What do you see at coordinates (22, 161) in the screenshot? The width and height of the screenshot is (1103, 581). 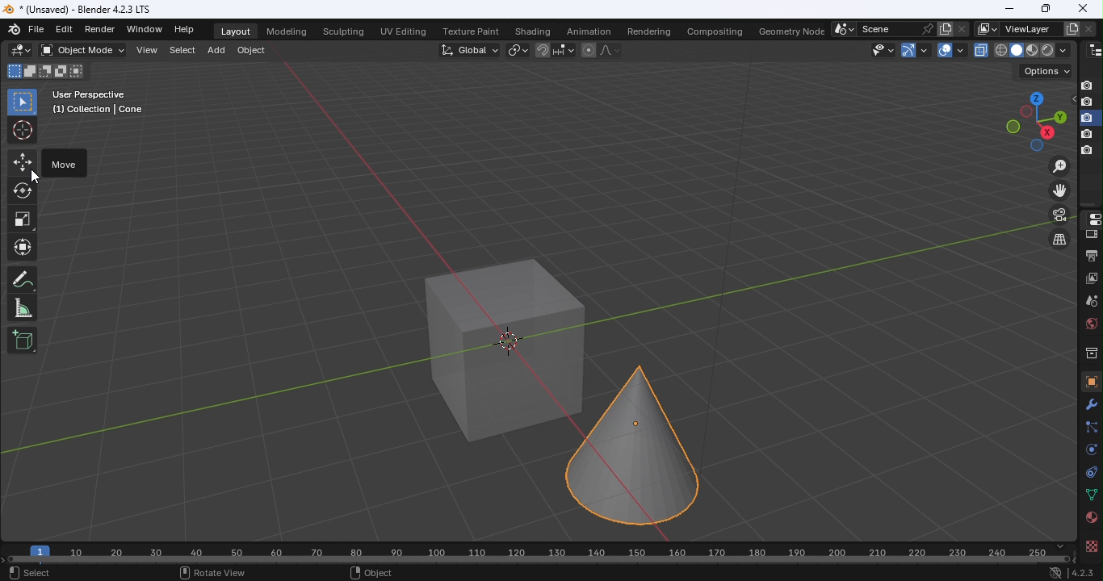 I see `Move` at bounding box center [22, 161].